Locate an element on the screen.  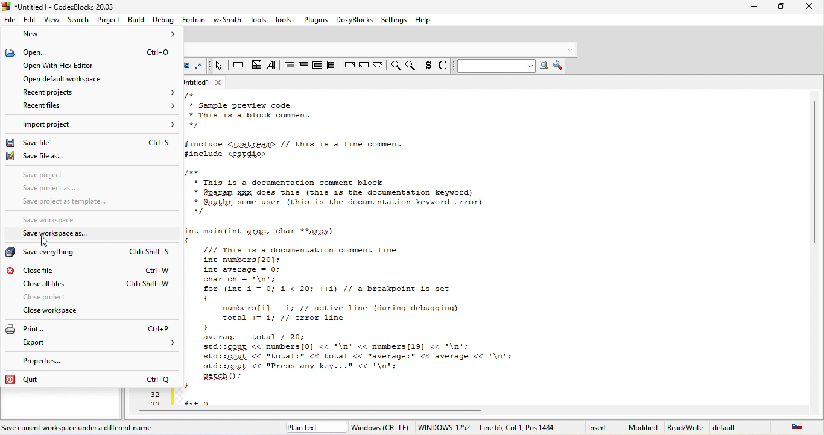
vertical scroll bar is located at coordinates (814, 172).